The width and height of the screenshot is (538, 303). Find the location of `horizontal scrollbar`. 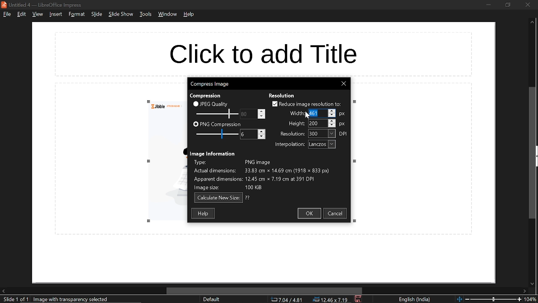

horizontal scrollbar is located at coordinates (263, 290).